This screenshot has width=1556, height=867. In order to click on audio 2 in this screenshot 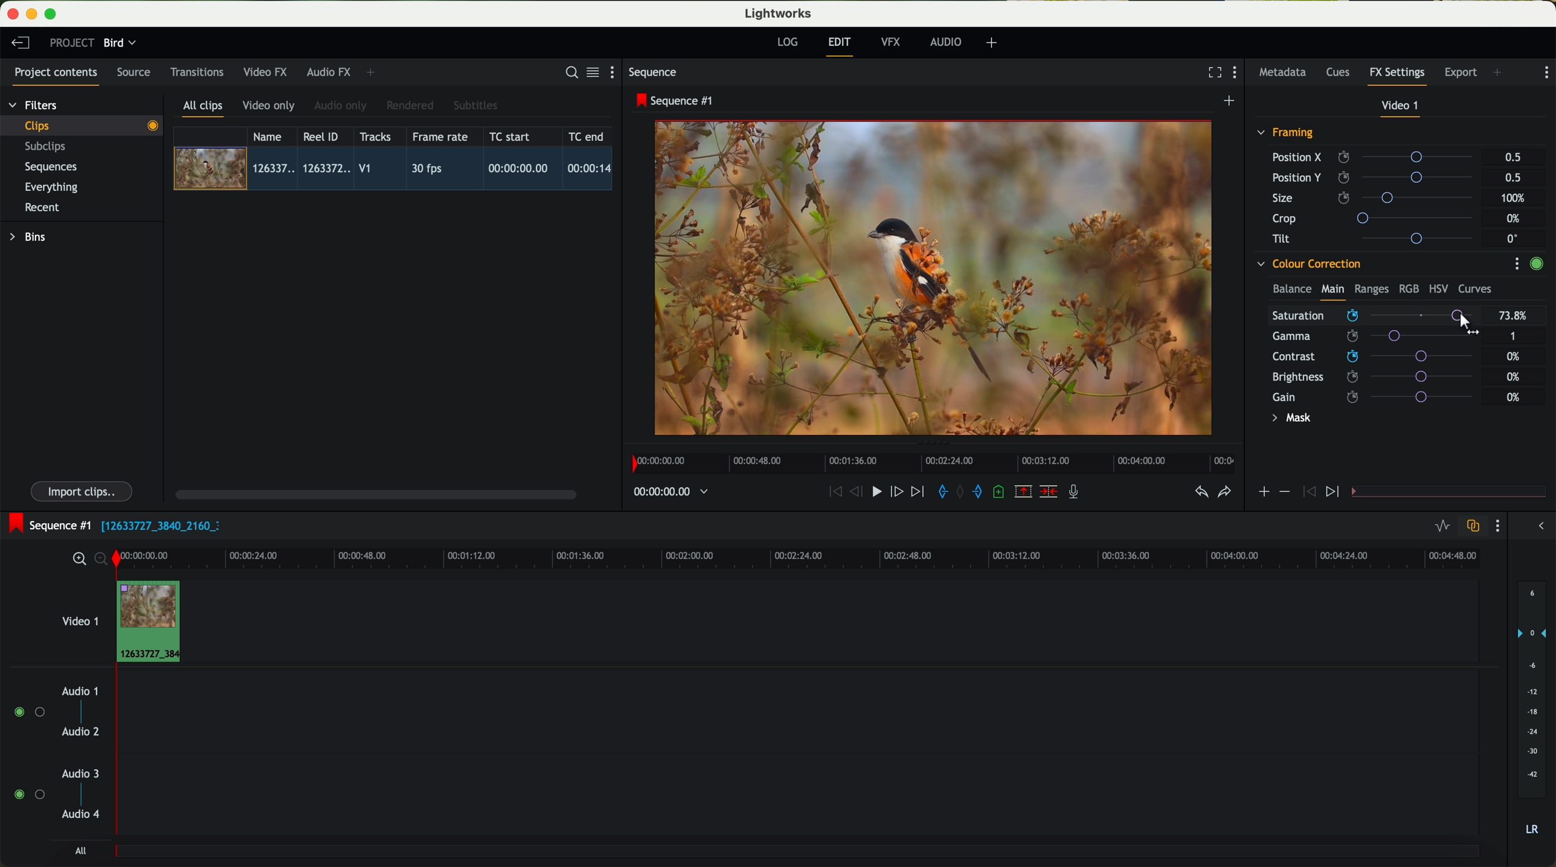, I will do `click(82, 732)`.